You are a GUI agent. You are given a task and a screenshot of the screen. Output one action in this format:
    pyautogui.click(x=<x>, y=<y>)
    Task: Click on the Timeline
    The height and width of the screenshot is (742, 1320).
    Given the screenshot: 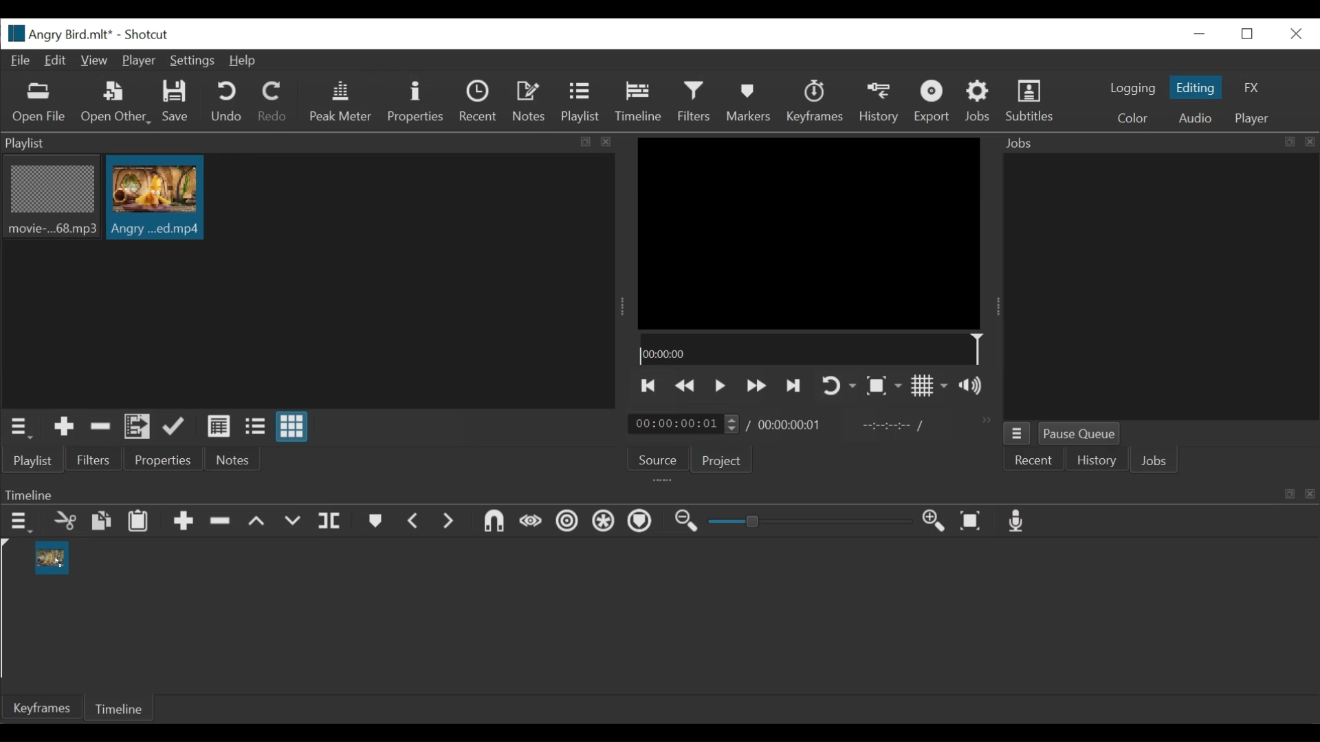 What is the action you would take?
    pyautogui.click(x=810, y=348)
    